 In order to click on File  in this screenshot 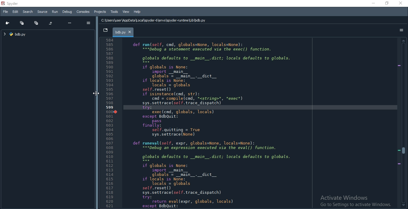, I will do `click(6, 12)`.